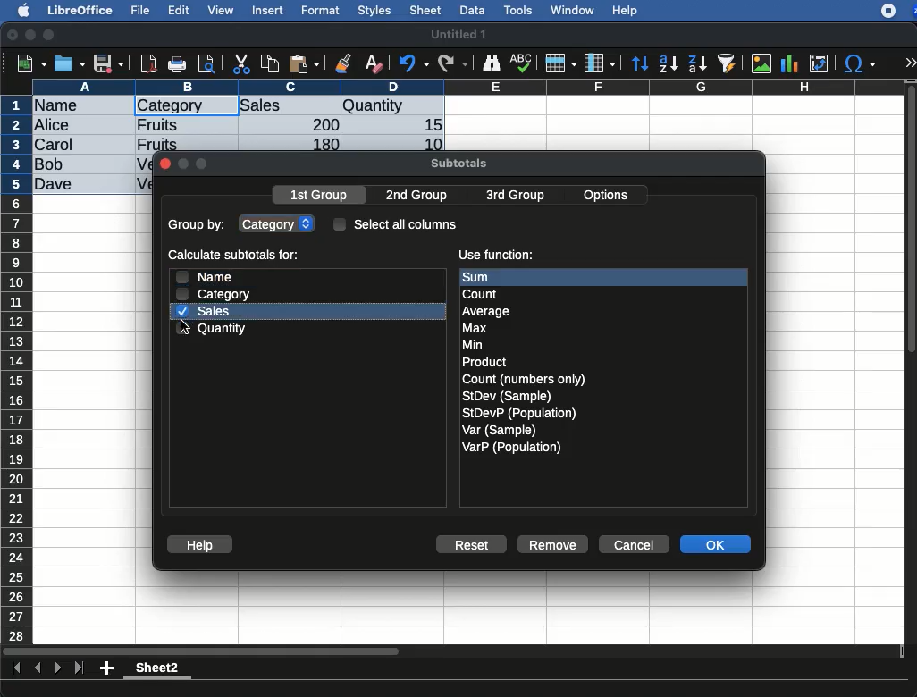 The height and width of the screenshot is (697, 917). I want to click on column, so click(600, 64).